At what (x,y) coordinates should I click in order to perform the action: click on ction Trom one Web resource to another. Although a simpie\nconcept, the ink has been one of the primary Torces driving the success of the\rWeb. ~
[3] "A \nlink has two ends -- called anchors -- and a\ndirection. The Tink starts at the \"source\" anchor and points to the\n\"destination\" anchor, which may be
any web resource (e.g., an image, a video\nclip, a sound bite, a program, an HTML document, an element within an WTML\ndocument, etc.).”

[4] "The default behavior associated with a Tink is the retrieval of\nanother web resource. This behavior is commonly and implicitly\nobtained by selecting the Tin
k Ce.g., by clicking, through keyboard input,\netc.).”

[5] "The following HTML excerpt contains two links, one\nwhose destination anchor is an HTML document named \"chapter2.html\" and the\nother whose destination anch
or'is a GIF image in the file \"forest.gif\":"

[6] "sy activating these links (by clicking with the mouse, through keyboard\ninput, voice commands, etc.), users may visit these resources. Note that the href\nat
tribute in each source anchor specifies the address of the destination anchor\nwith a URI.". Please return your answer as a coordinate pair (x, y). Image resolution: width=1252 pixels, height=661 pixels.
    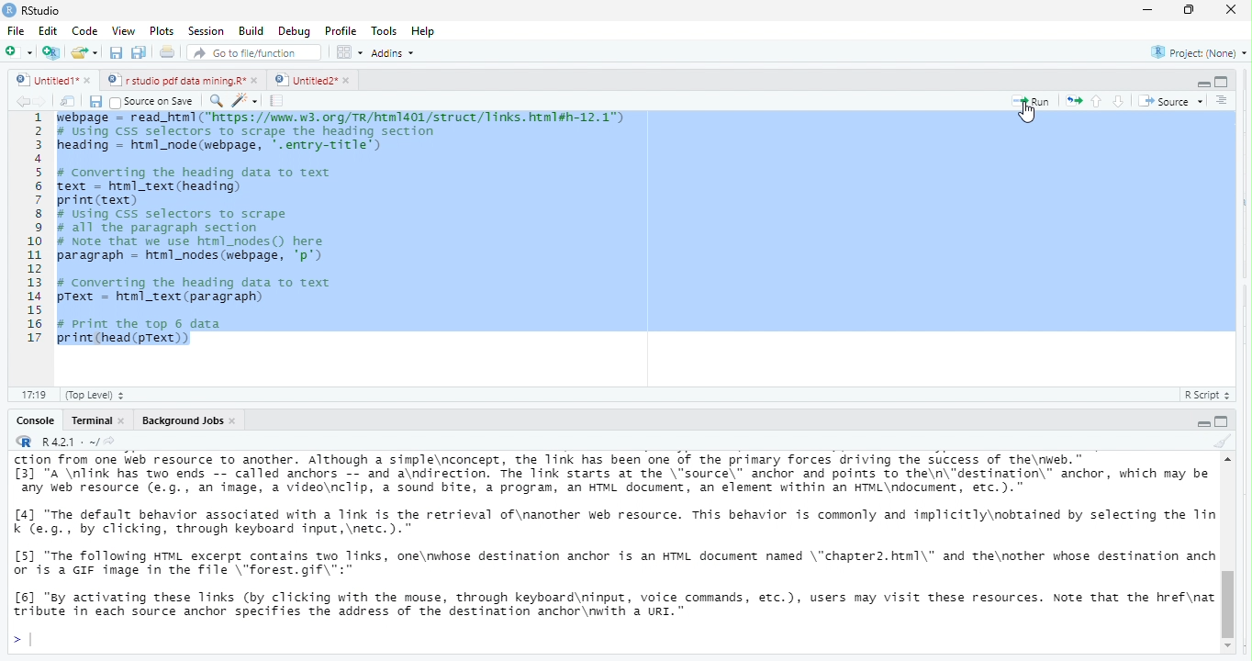
    Looking at the image, I should click on (609, 543).